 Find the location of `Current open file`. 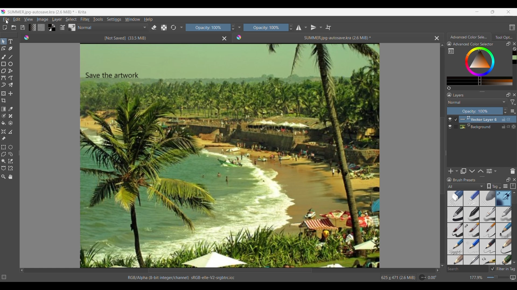

Current open file is located at coordinates (333, 38).